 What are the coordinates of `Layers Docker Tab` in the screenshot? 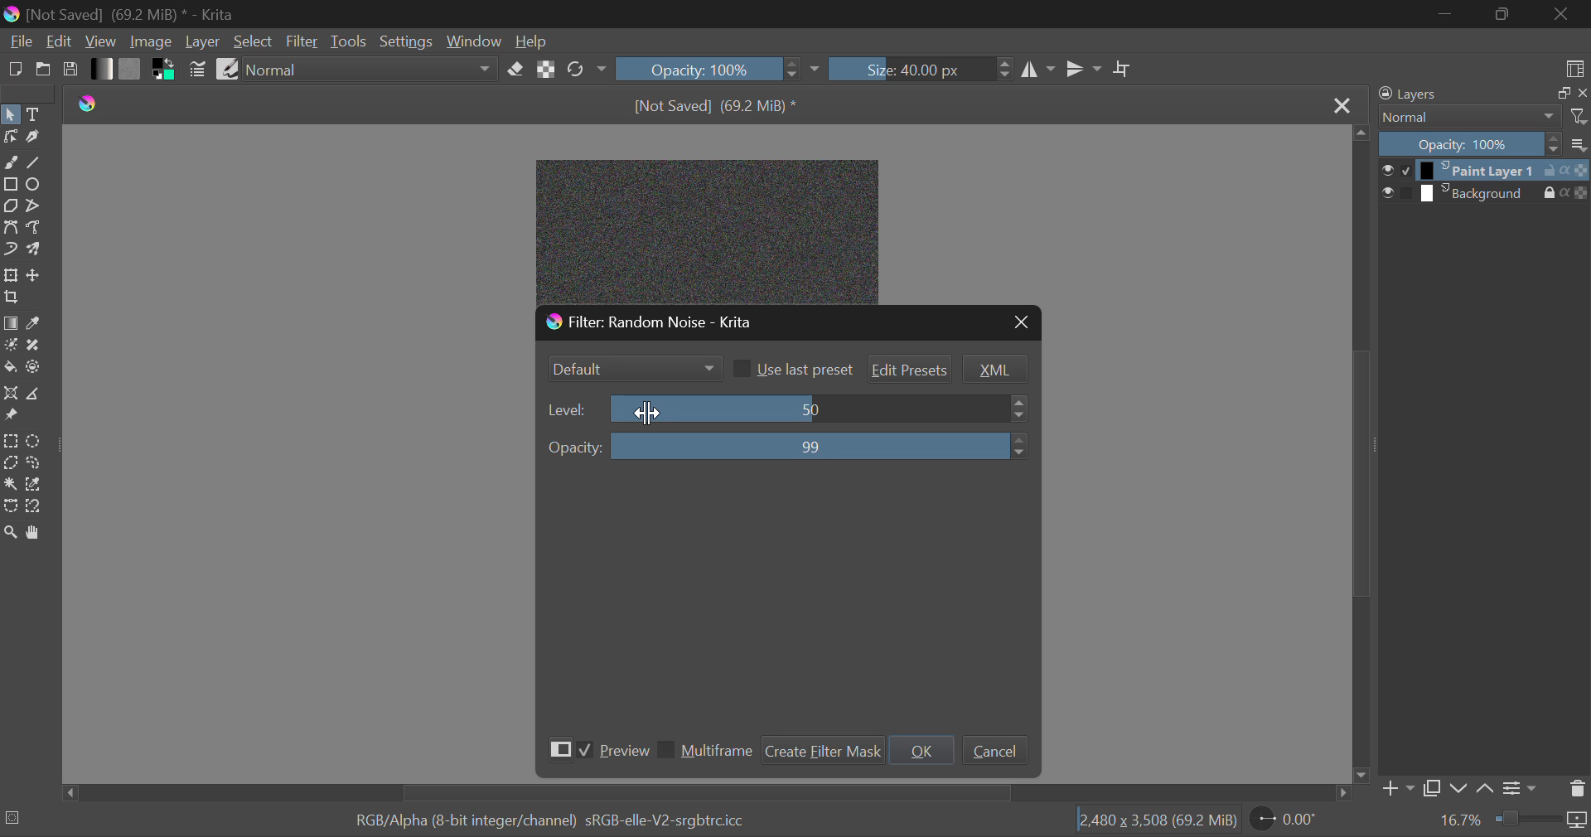 It's located at (1452, 94).